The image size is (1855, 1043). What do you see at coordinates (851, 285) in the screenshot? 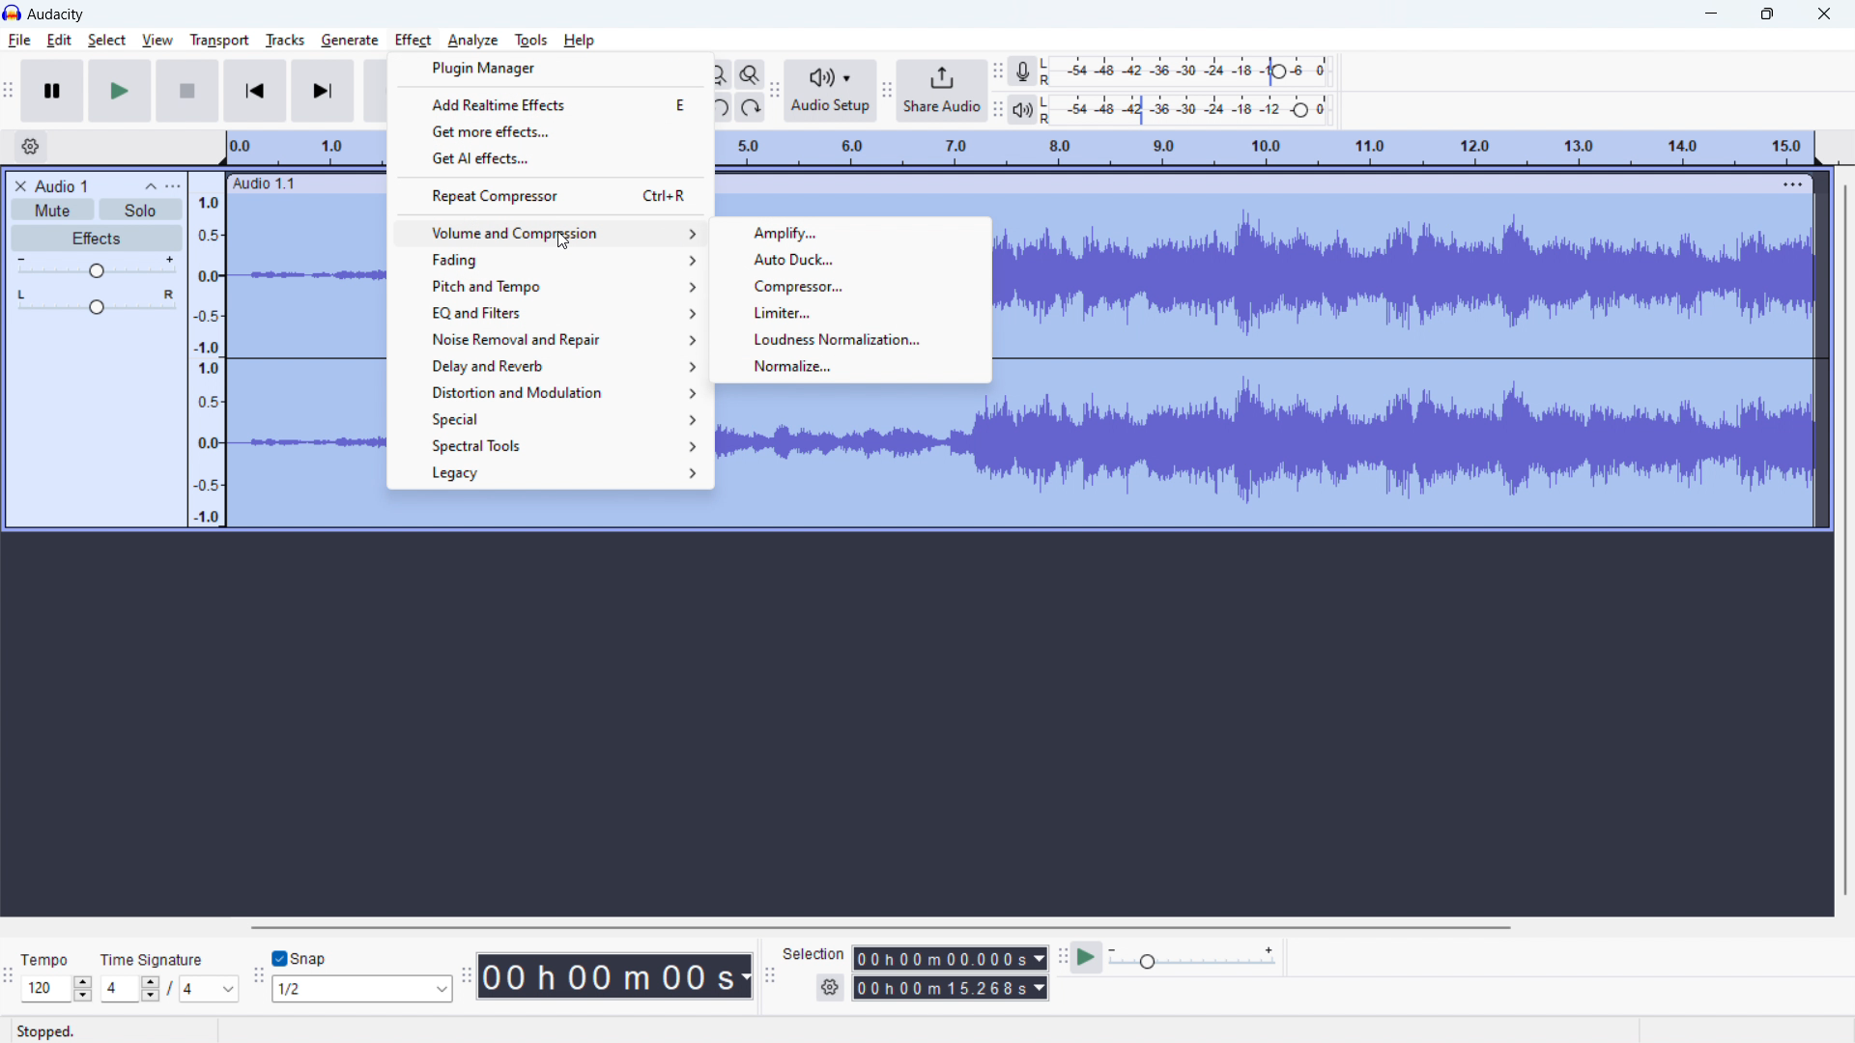
I see `compressor` at bounding box center [851, 285].